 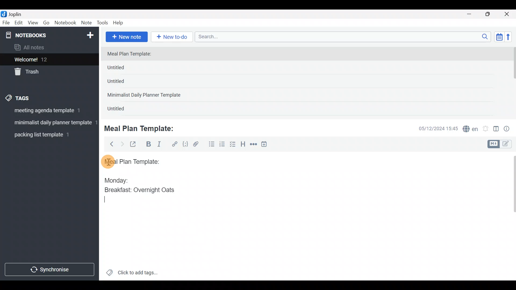 What do you see at coordinates (243, 145) in the screenshot?
I see `Heading` at bounding box center [243, 145].